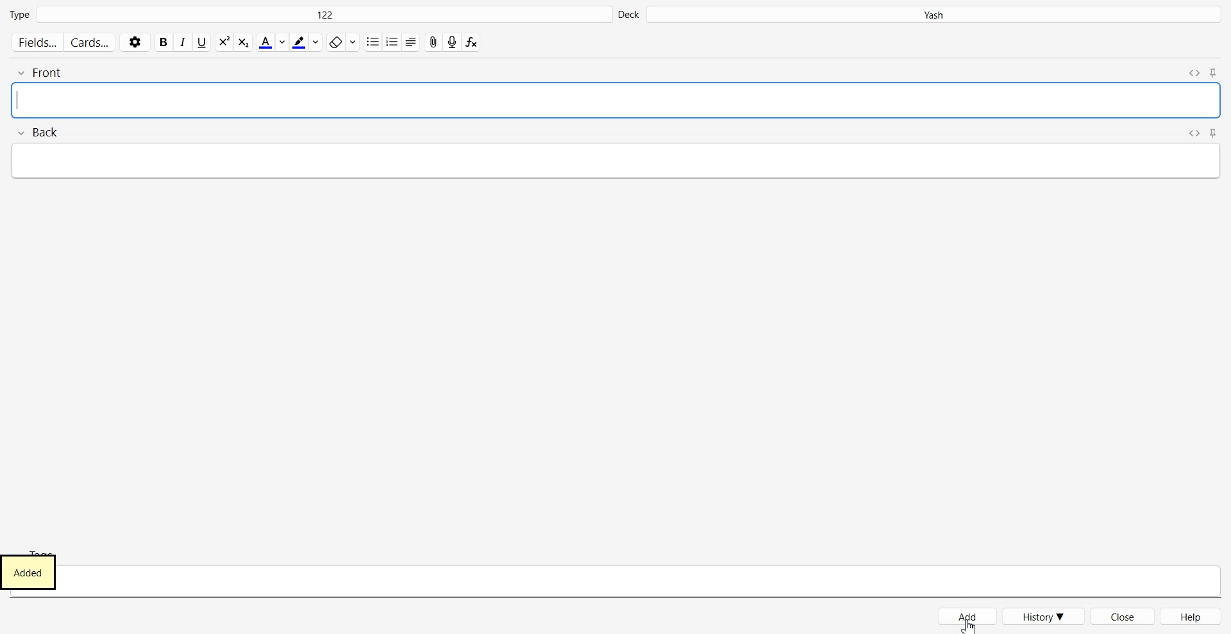  I want to click on Settings, so click(135, 42).